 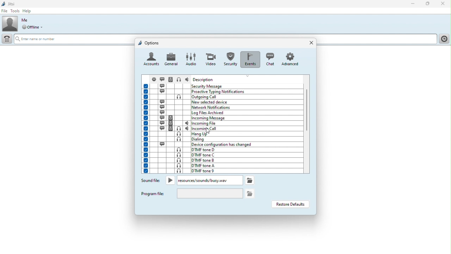 I want to click on device configuration has changed, so click(x=223, y=144).